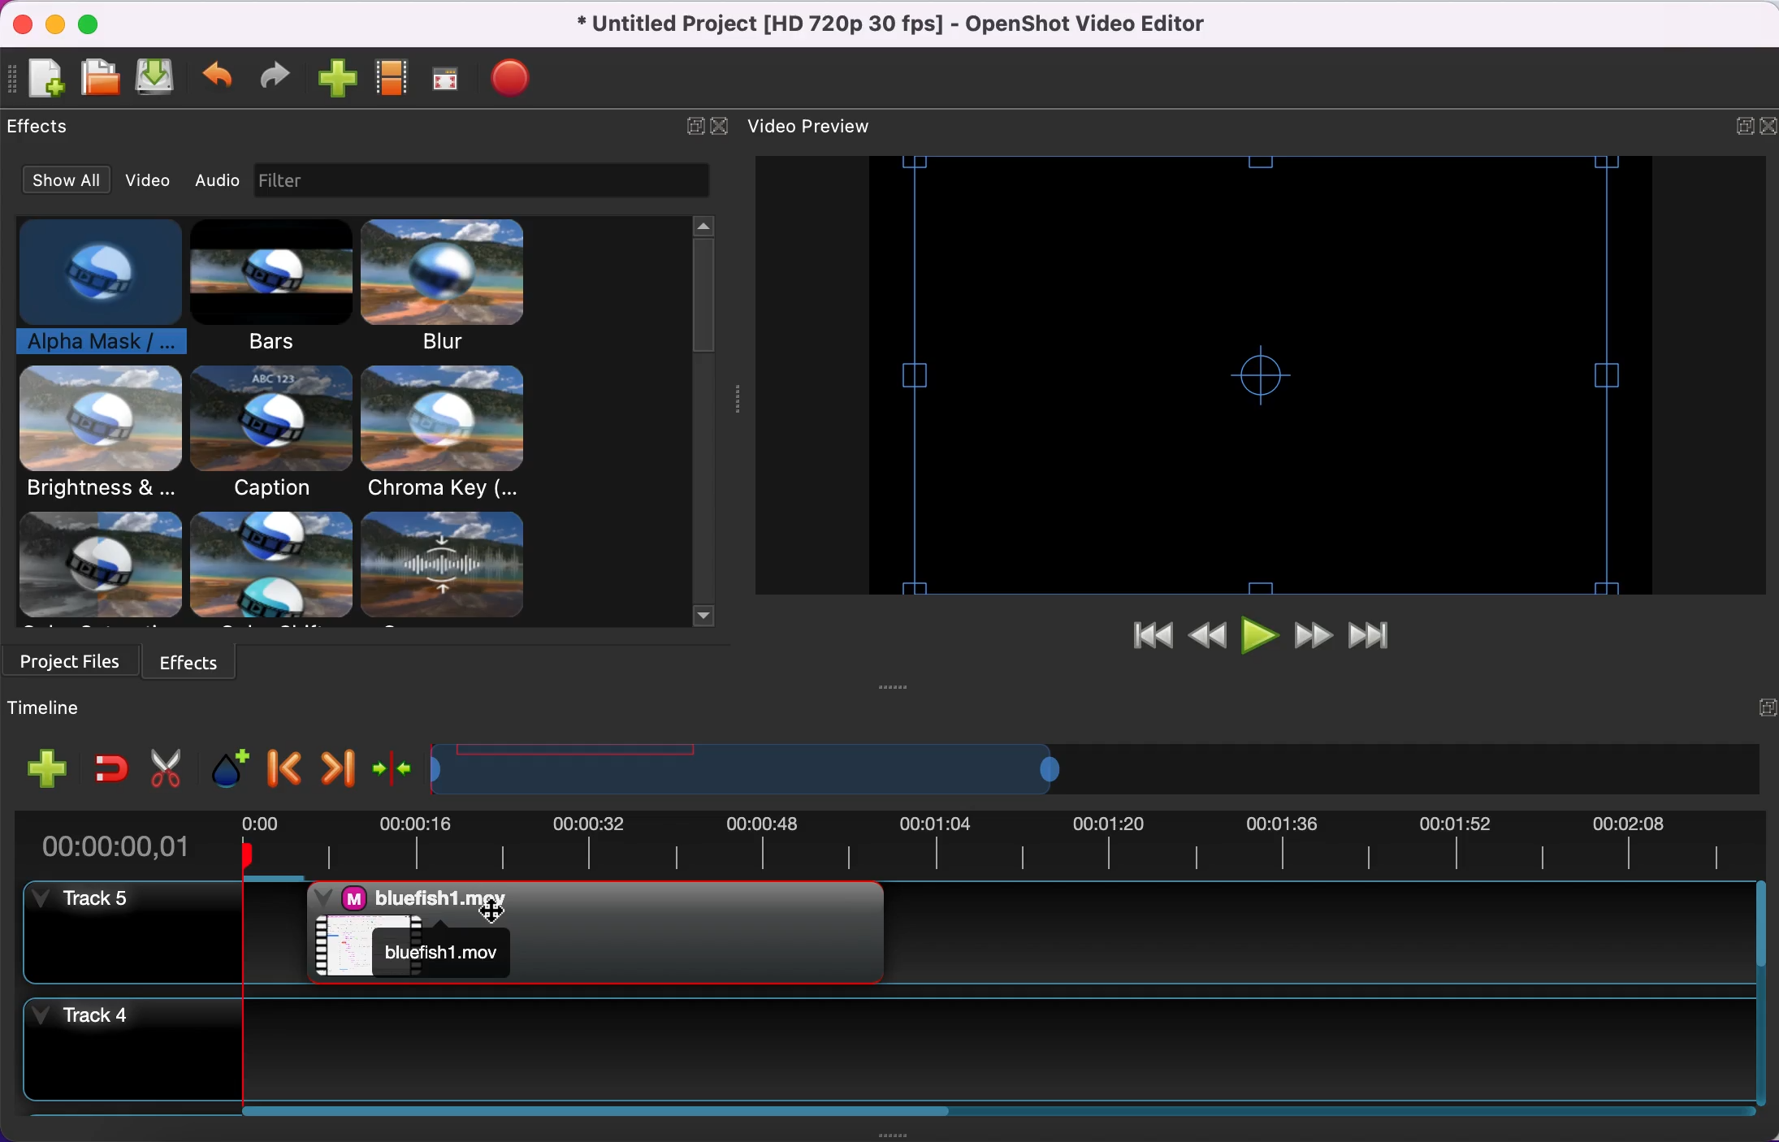 Image resolution: width=1779 pixels, height=1142 pixels. Describe the element at coordinates (1252, 373) in the screenshot. I see `video preview` at that location.